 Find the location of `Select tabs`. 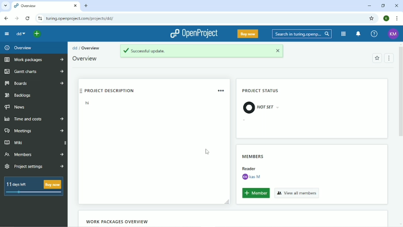

Select tabs is located at coordinates (5, 6).